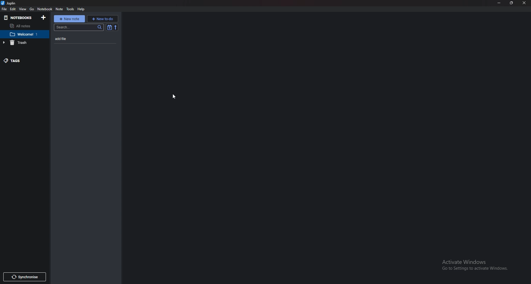  I want to click on Edit, so click(13, 9).